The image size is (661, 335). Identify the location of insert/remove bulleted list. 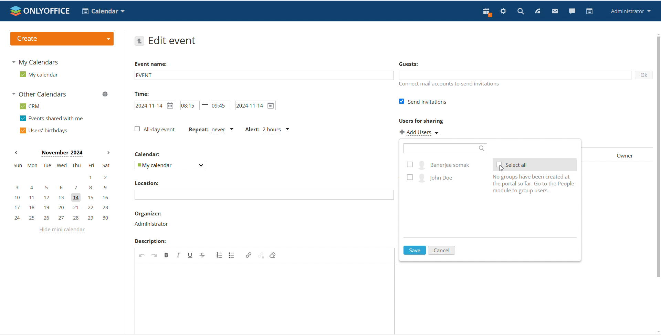
(232, 255).